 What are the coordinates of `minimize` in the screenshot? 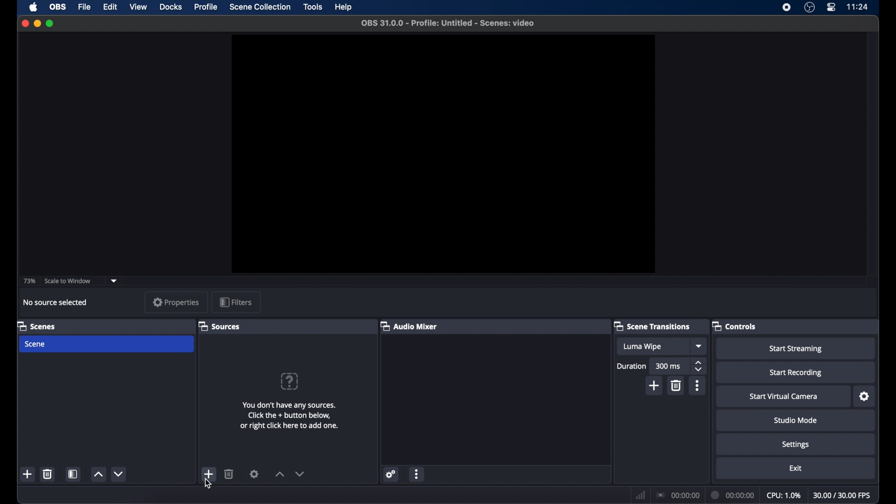 It's located at (37, 23).